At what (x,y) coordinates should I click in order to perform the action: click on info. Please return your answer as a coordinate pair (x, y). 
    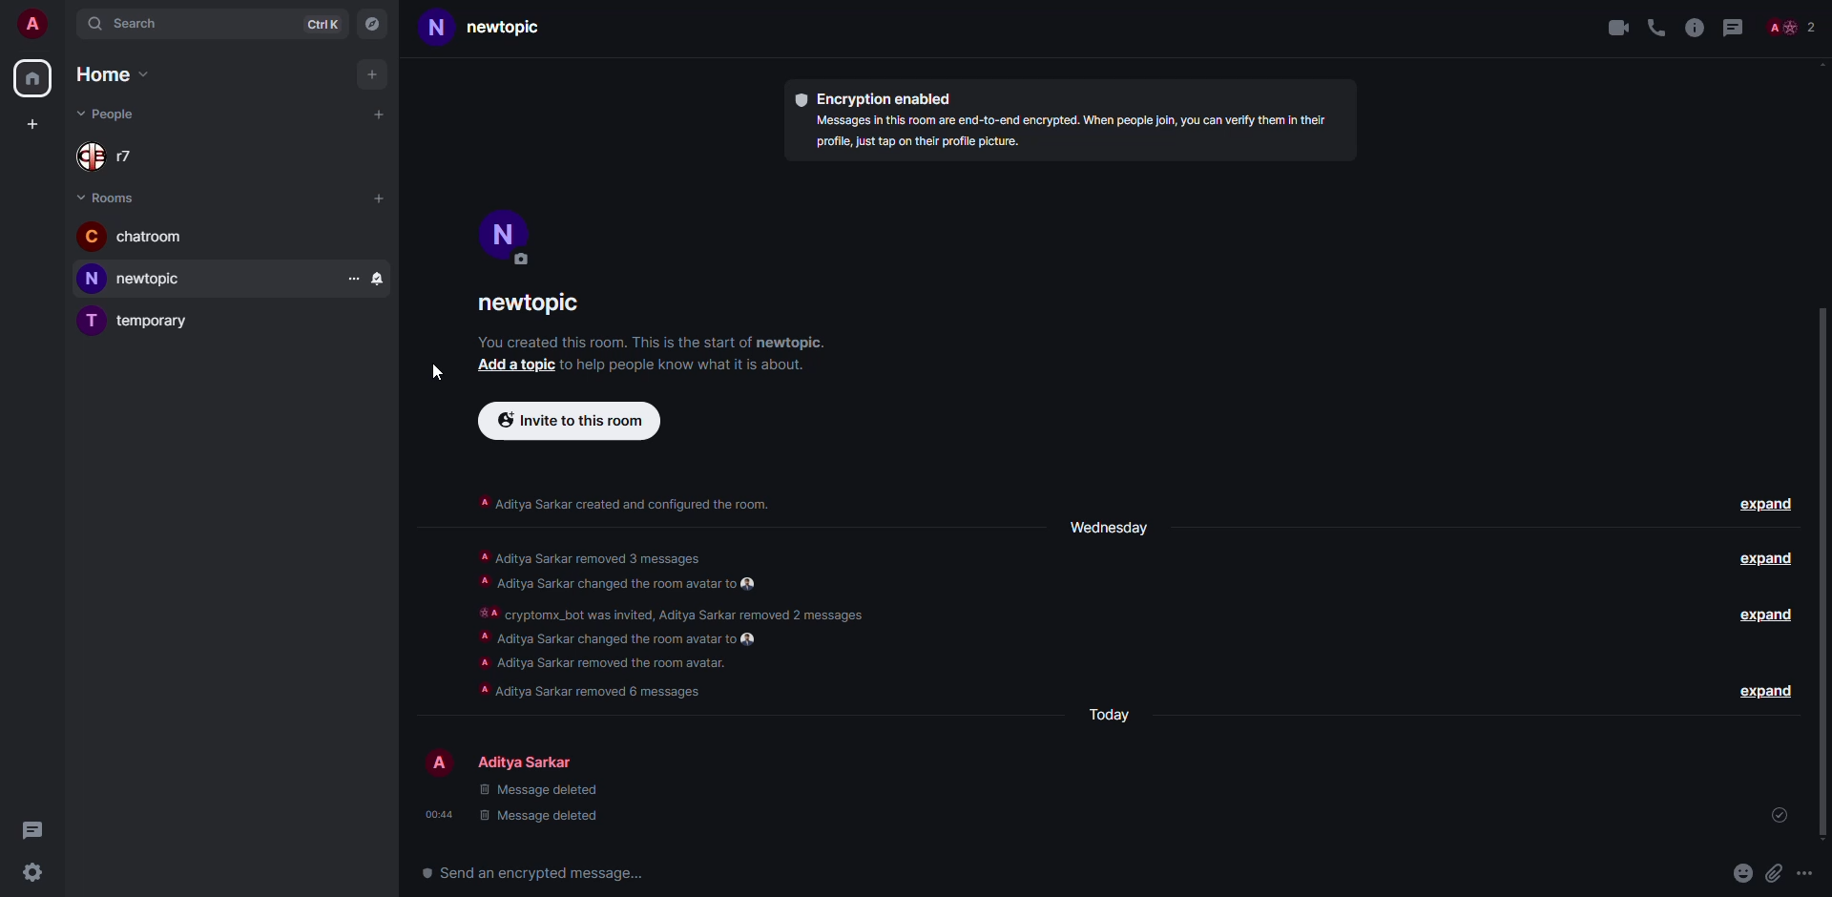
    Looking at the image, I should click on (653, 341).